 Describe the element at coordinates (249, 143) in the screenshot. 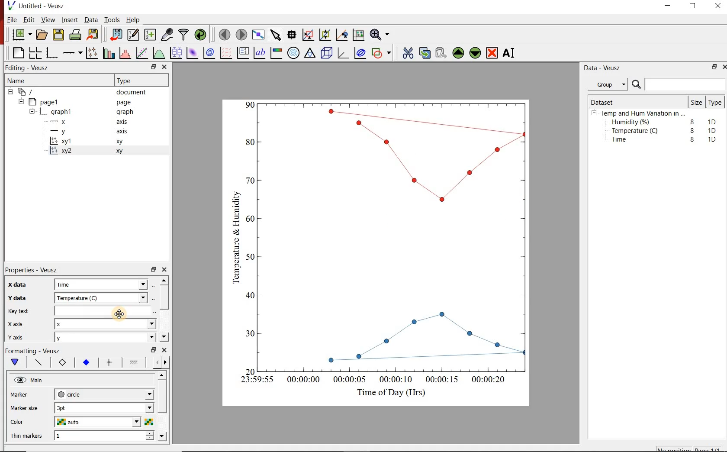

I see `80` at that location.